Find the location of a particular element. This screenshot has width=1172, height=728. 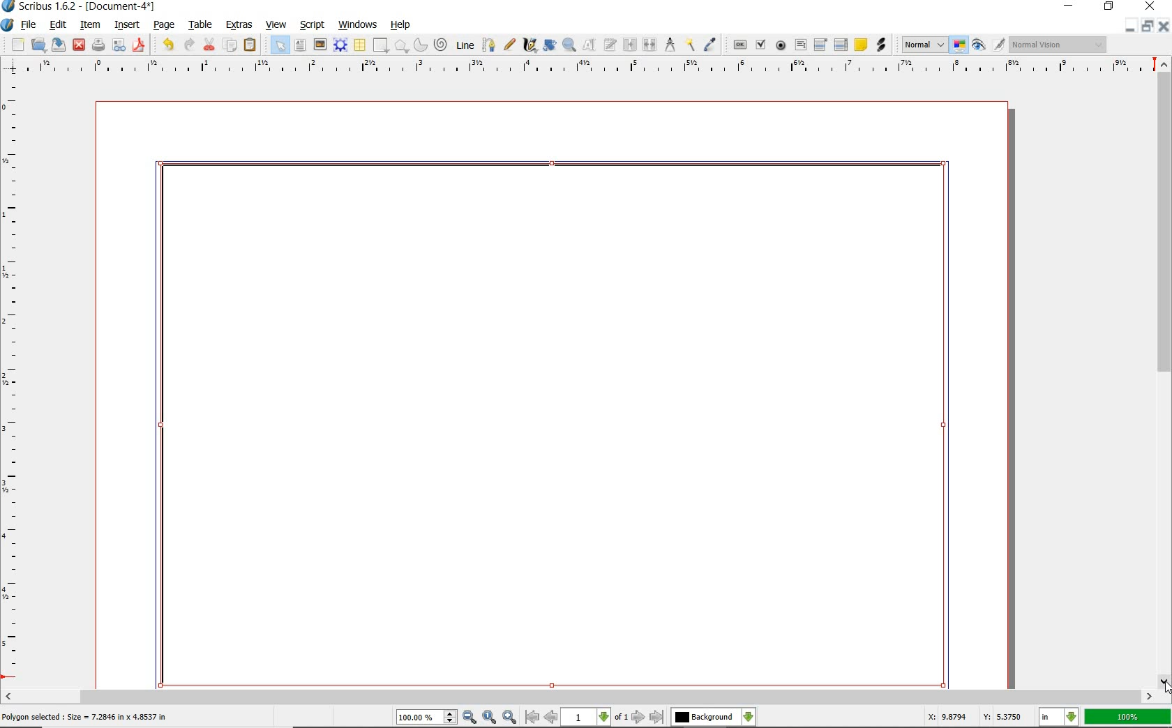

print is located at coordinates (97, 45).